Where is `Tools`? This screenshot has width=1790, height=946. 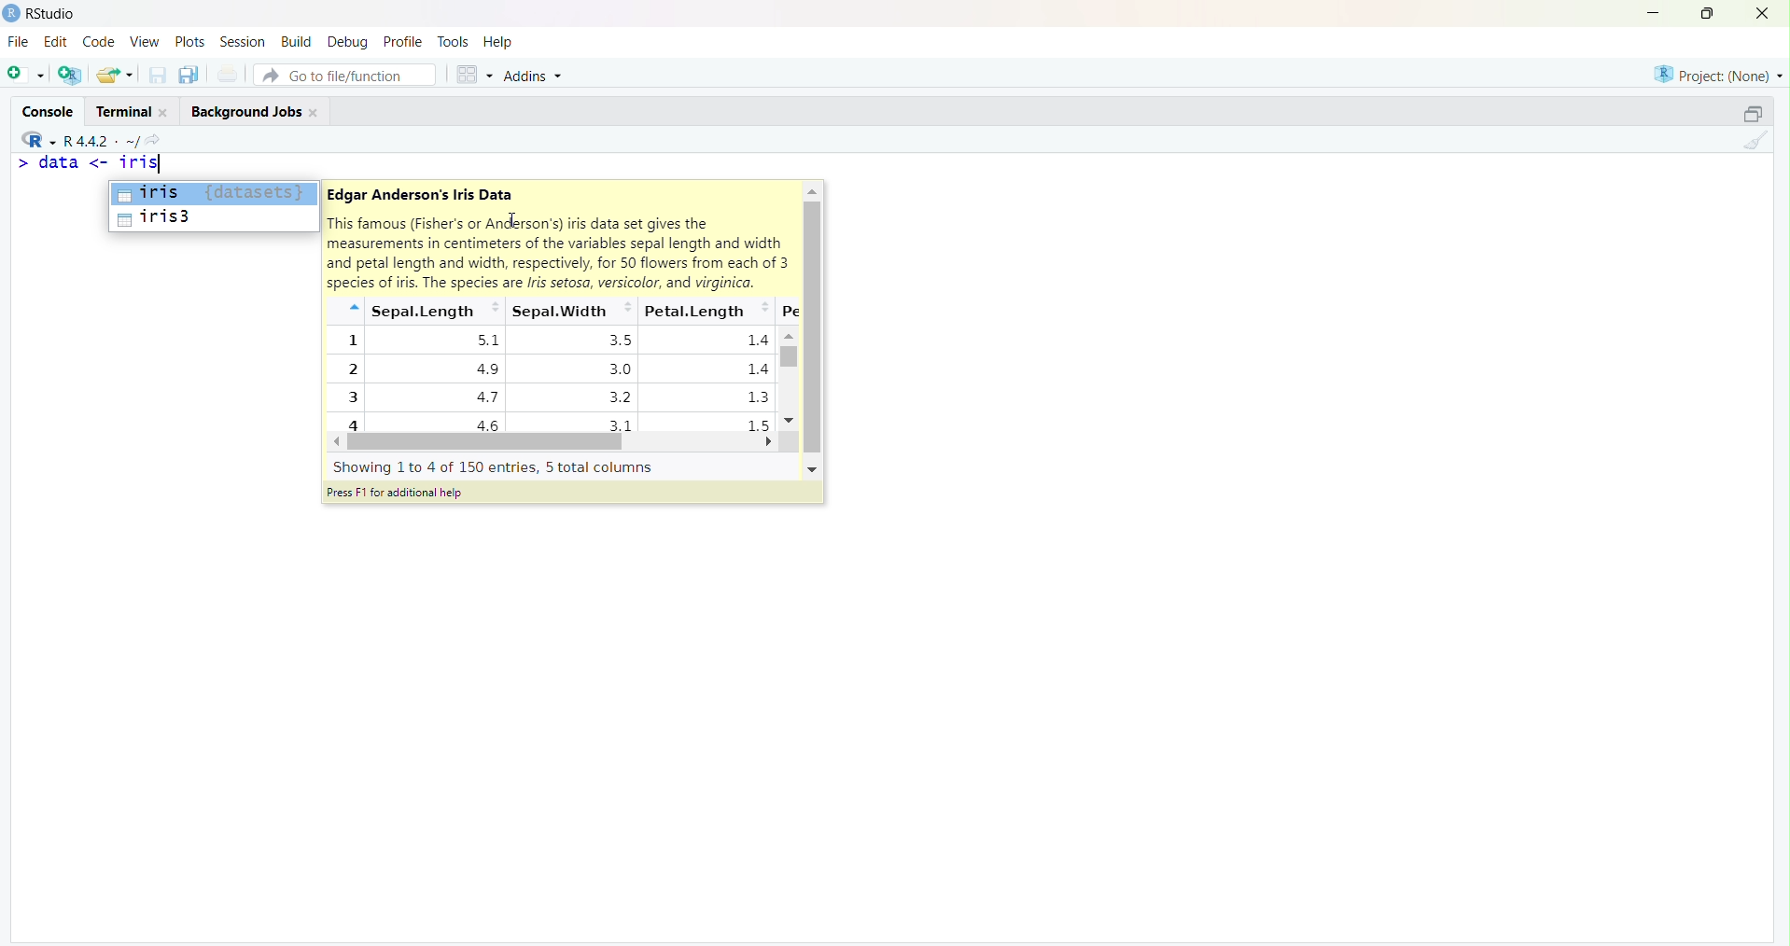
Tools is located at coordinates (453, 40).